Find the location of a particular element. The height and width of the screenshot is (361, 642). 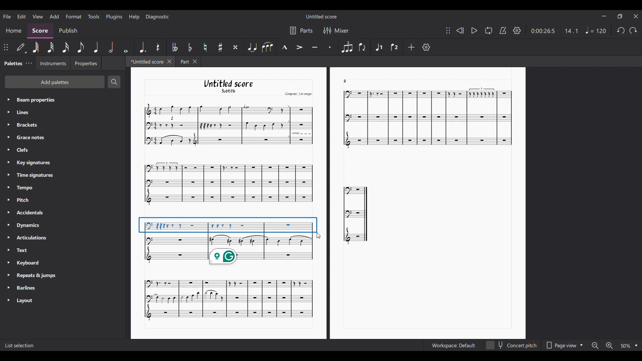

Toggle sharp is located at coordinates (220, 47).